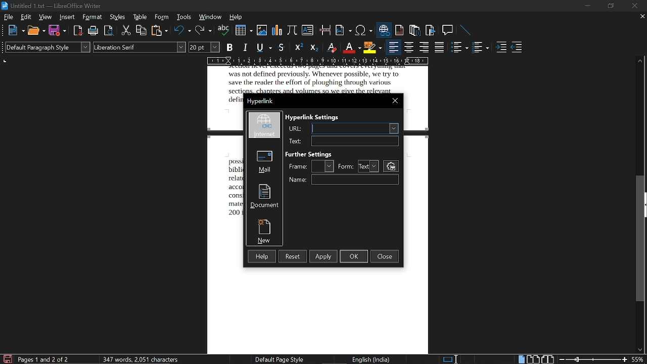 The image size is (647, 364). What do you see at coordinates (324, 166) in the screenshot?
I see `frame` at bounding box center [324, 166].